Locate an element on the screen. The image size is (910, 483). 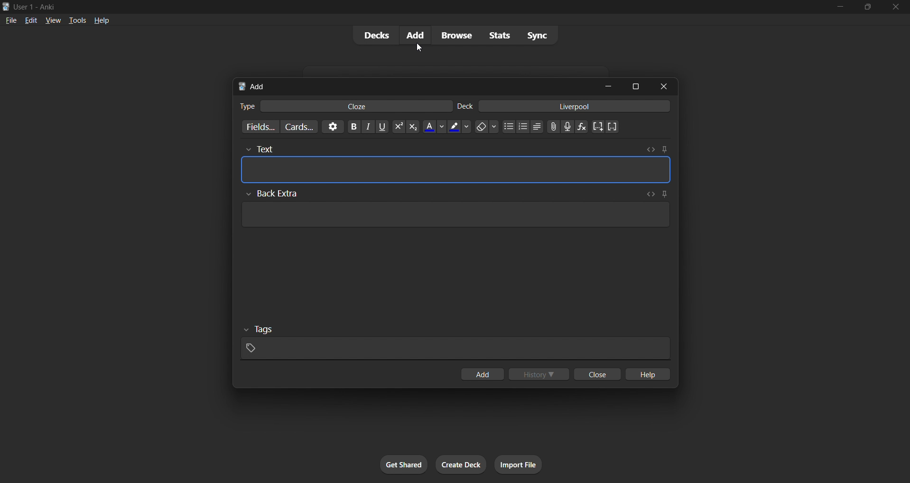
superscript is located at coordinates (397, 128).